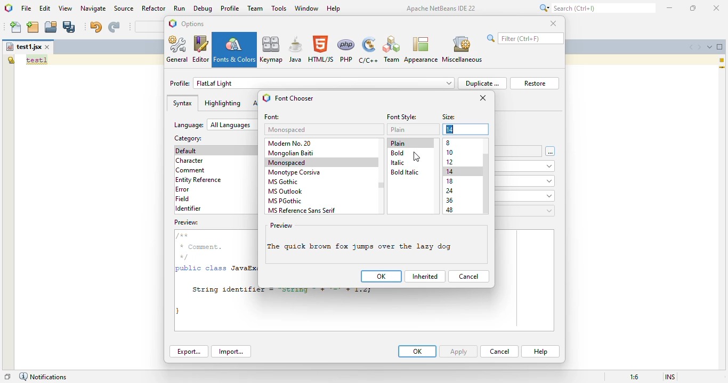  What do you see at coordinates (710, 46) in the screenshot?
I see `show opened documents list` at bounding box center [710, 46].